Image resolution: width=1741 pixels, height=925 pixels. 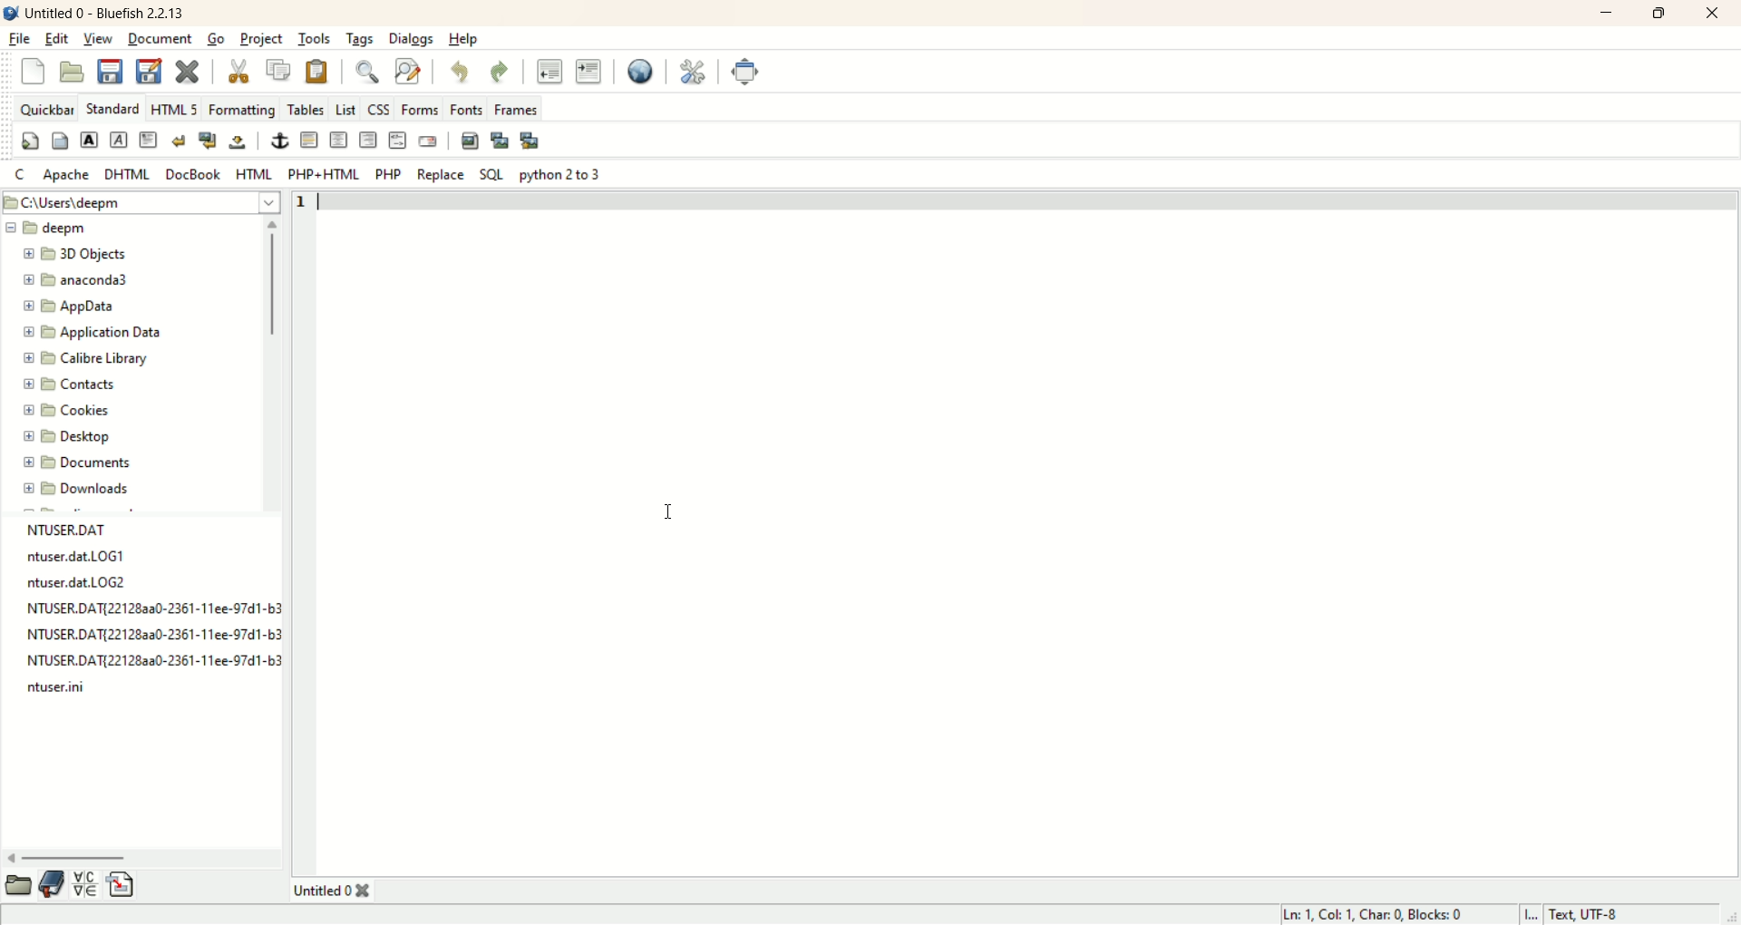 I want to click on document, so click(x=161, y=40).